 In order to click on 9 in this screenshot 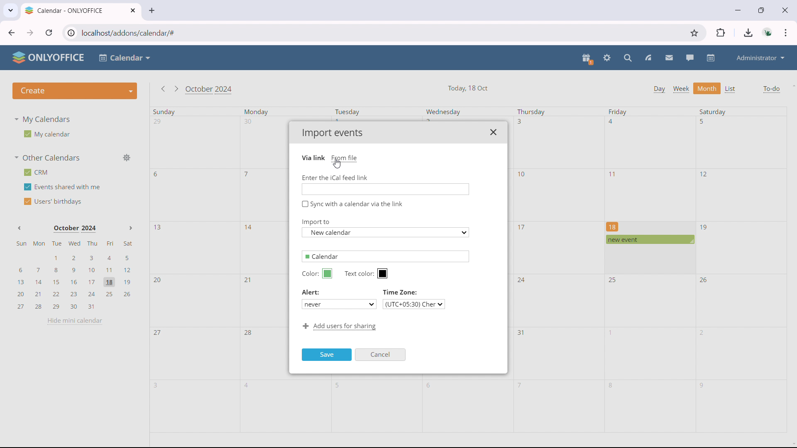, I will do `click(702, 386)`.